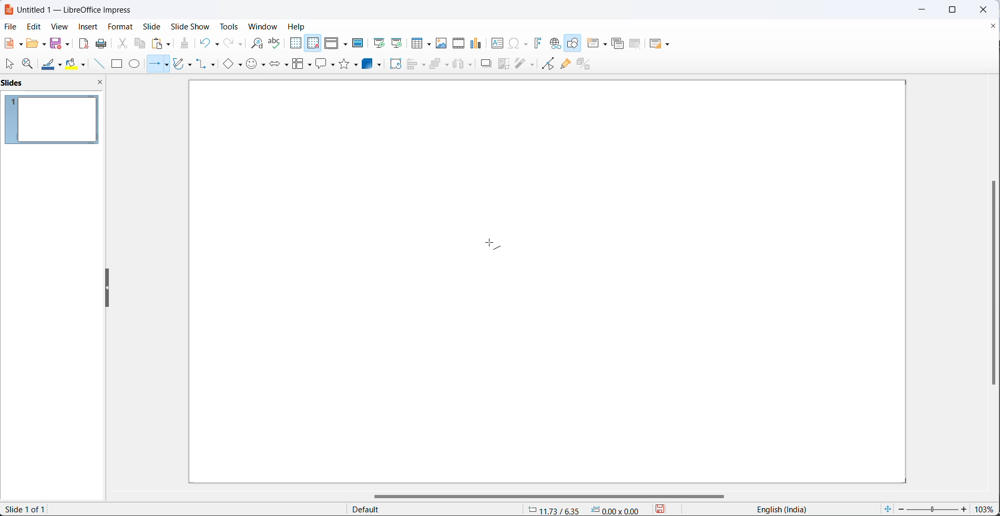  I want to click on slide preview, so click(55, 119).